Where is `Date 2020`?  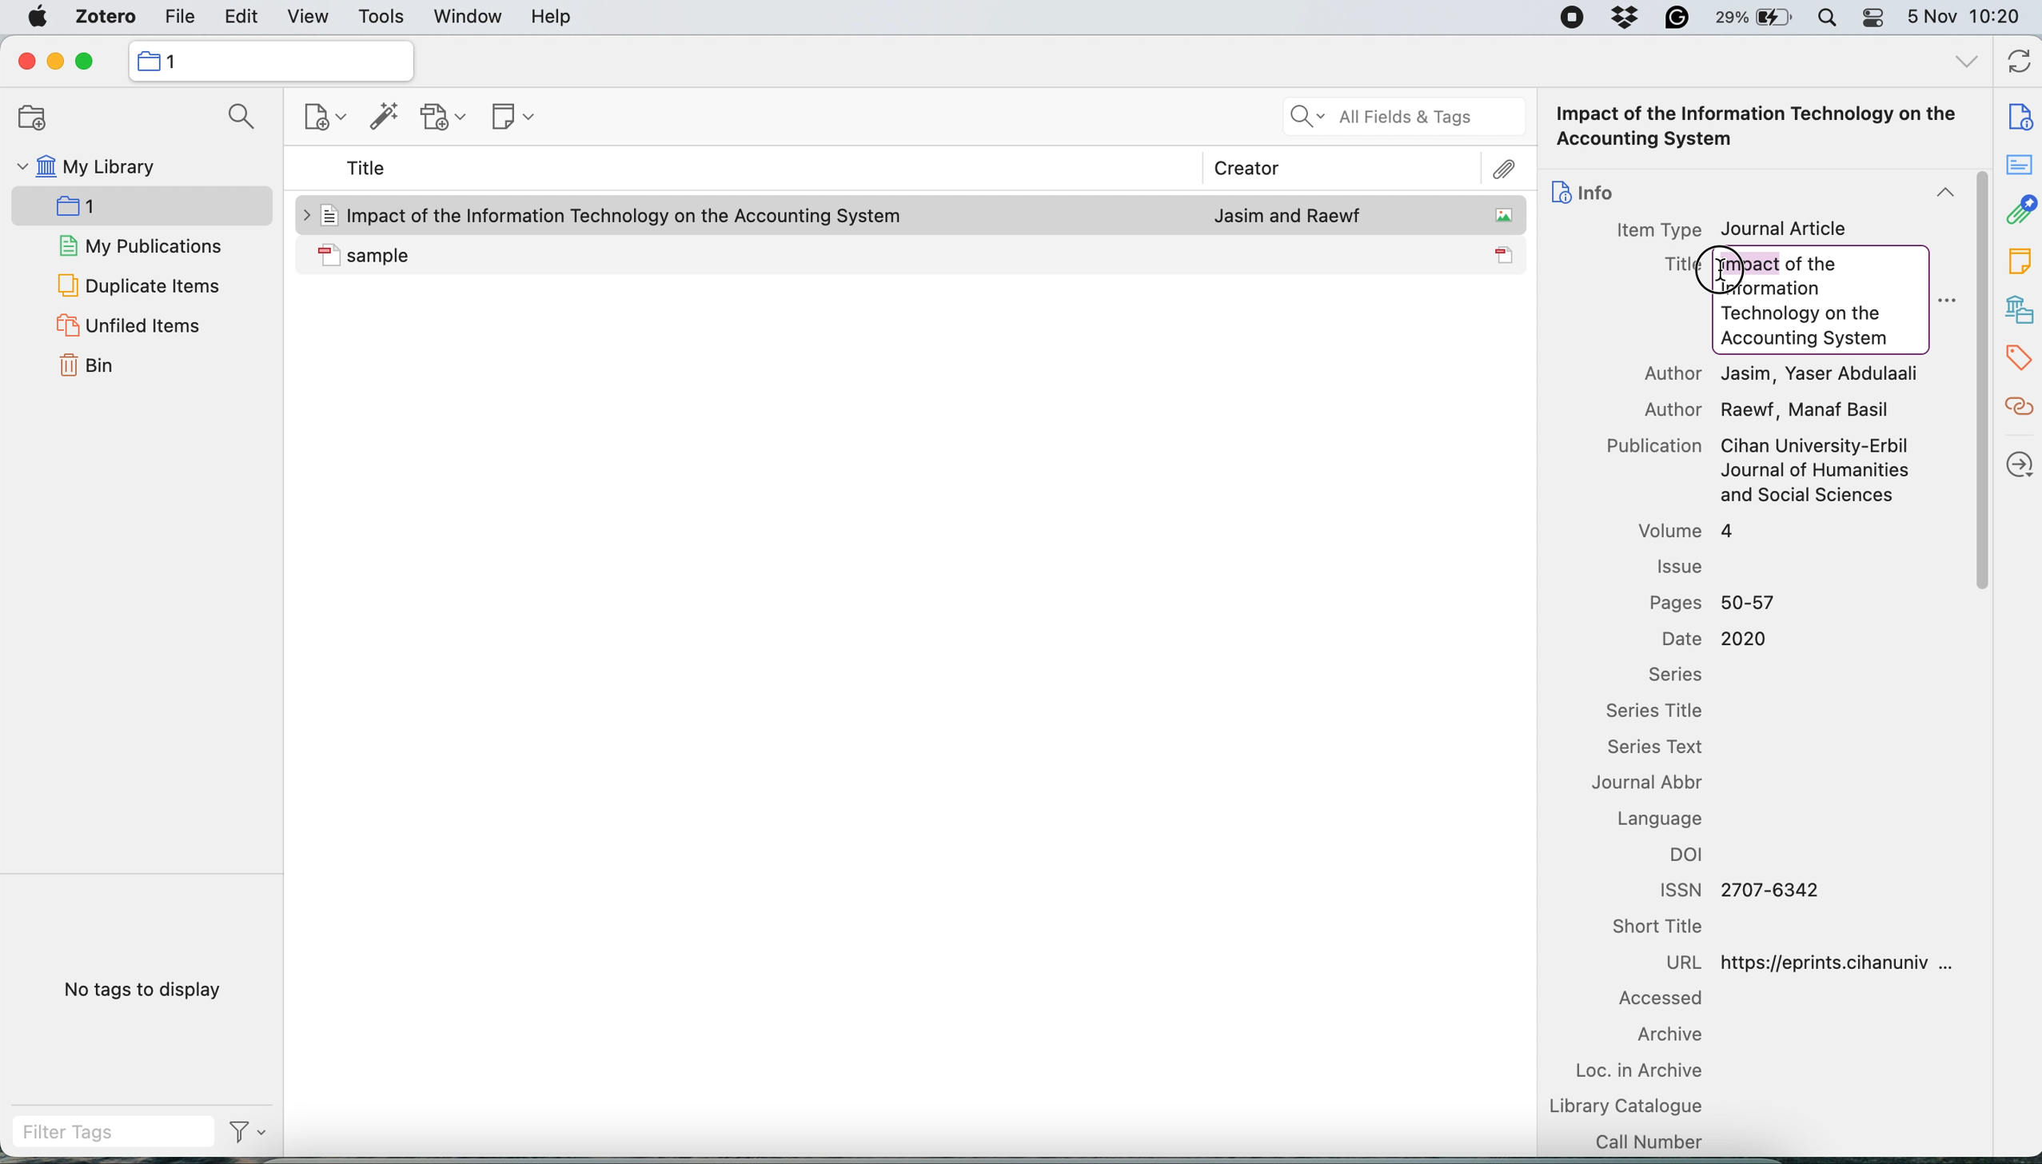 Date 2020 is located at coordinates (1722, 640).